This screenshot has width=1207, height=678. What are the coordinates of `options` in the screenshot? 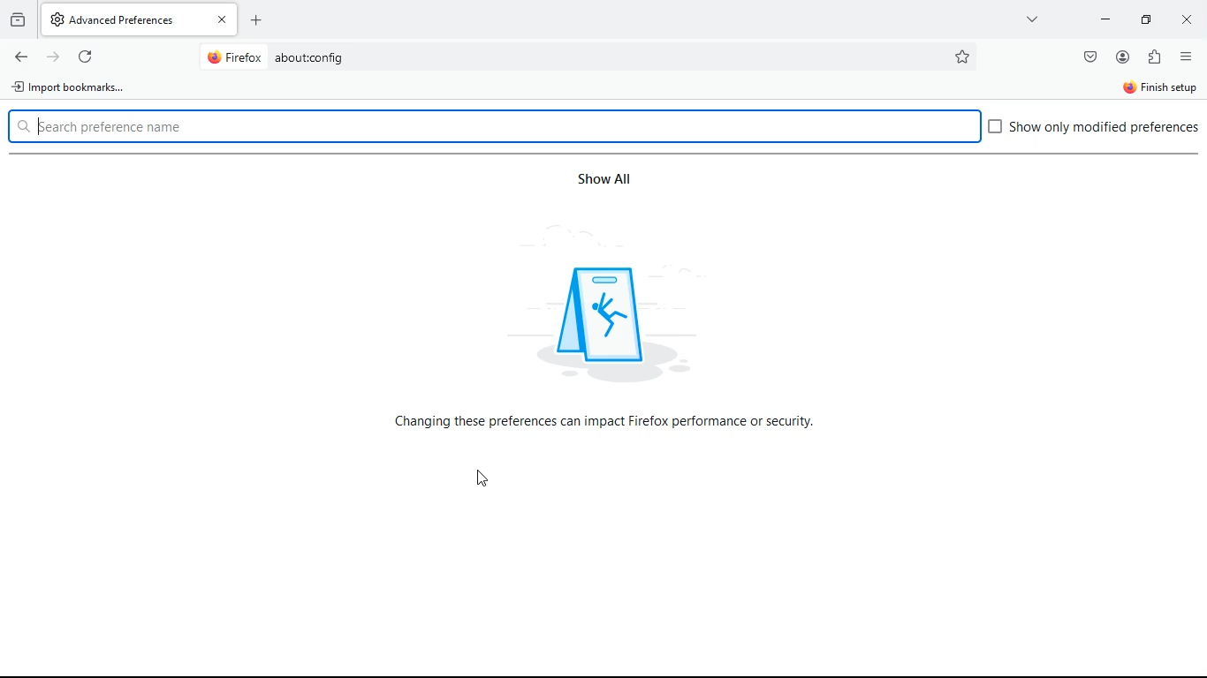 It's located at (1187, 59).